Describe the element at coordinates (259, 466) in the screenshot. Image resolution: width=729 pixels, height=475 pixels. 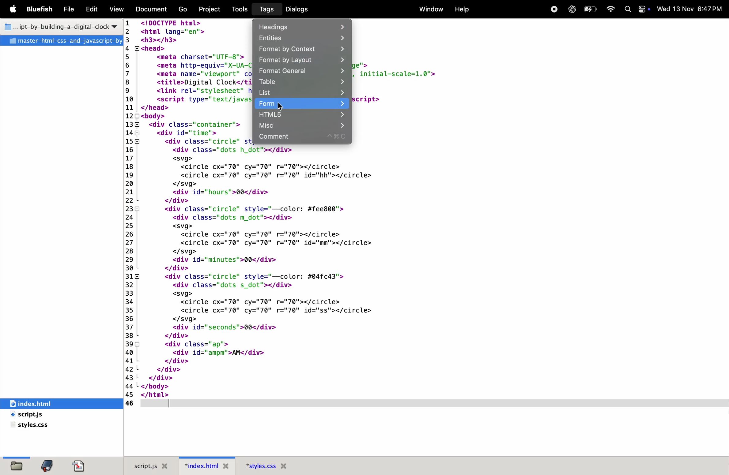
I see `Style.css` at that location.